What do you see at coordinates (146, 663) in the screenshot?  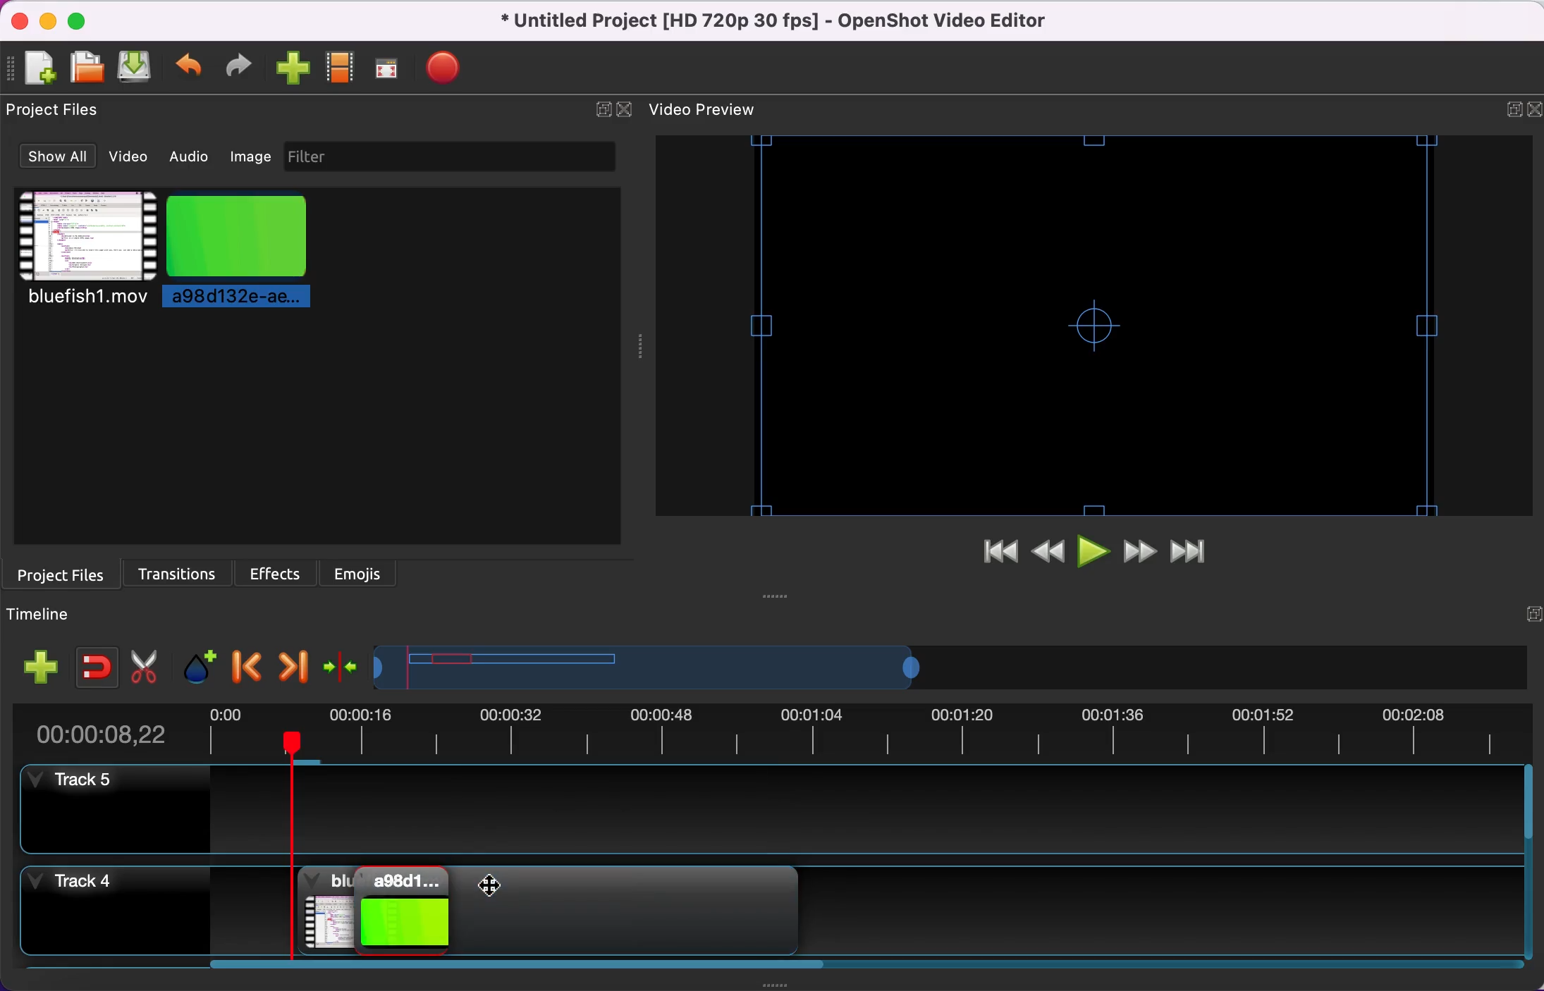 I see `cut` at bounding box center [146, 663].